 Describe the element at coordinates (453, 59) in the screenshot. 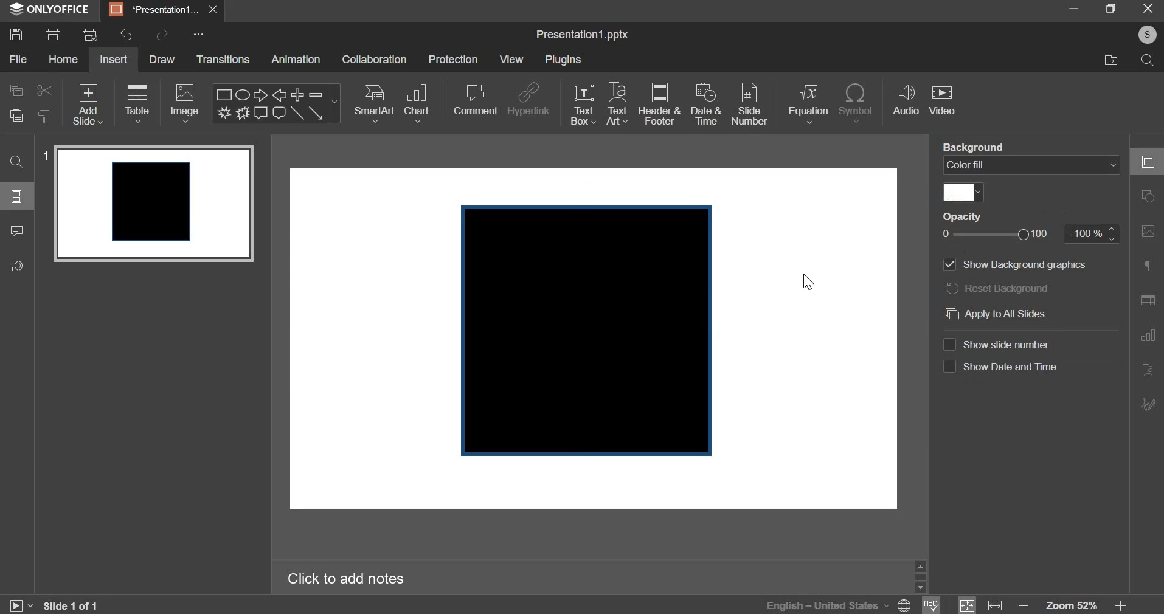

I see `protection` at that location.